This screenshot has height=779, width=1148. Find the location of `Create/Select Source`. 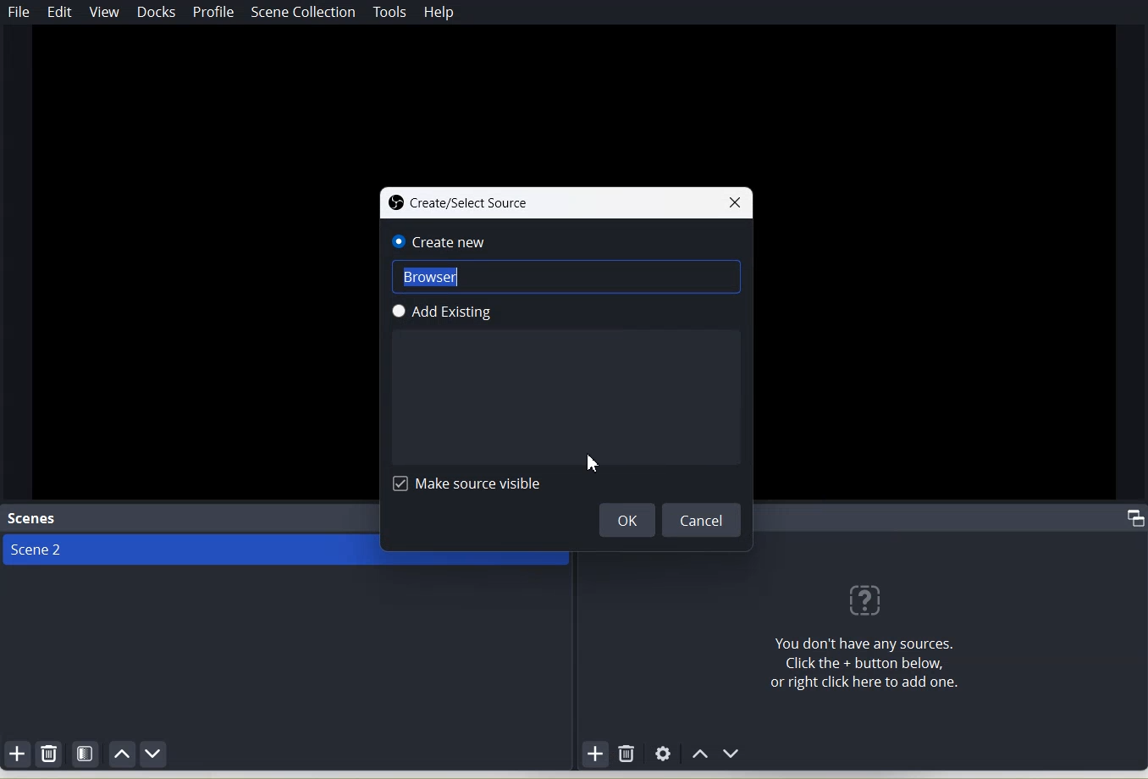

Create/Select Source is located at coordinates (465, 201).